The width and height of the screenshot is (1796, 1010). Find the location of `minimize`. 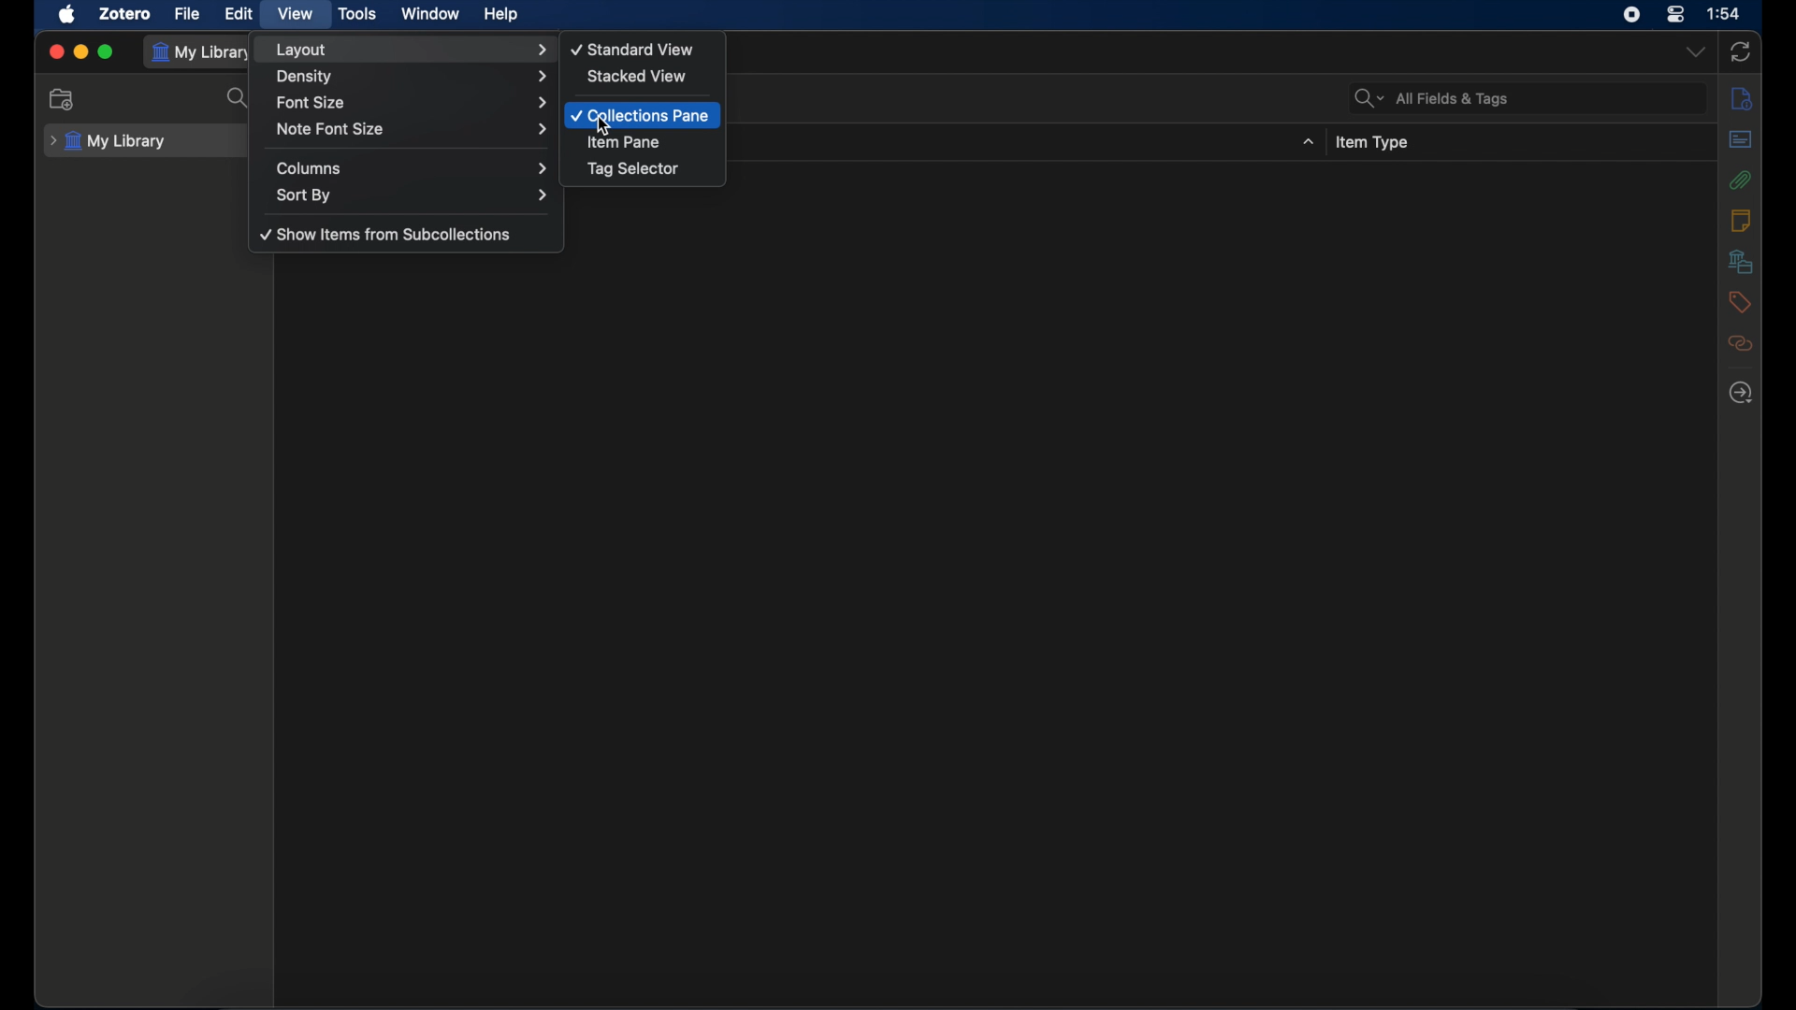

minimize is located at coordinates (80, 52).